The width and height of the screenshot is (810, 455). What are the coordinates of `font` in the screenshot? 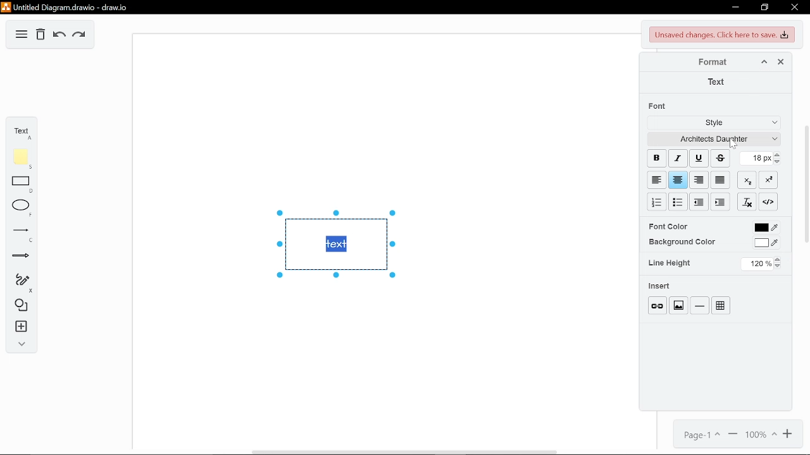 It's located at (659, 106).